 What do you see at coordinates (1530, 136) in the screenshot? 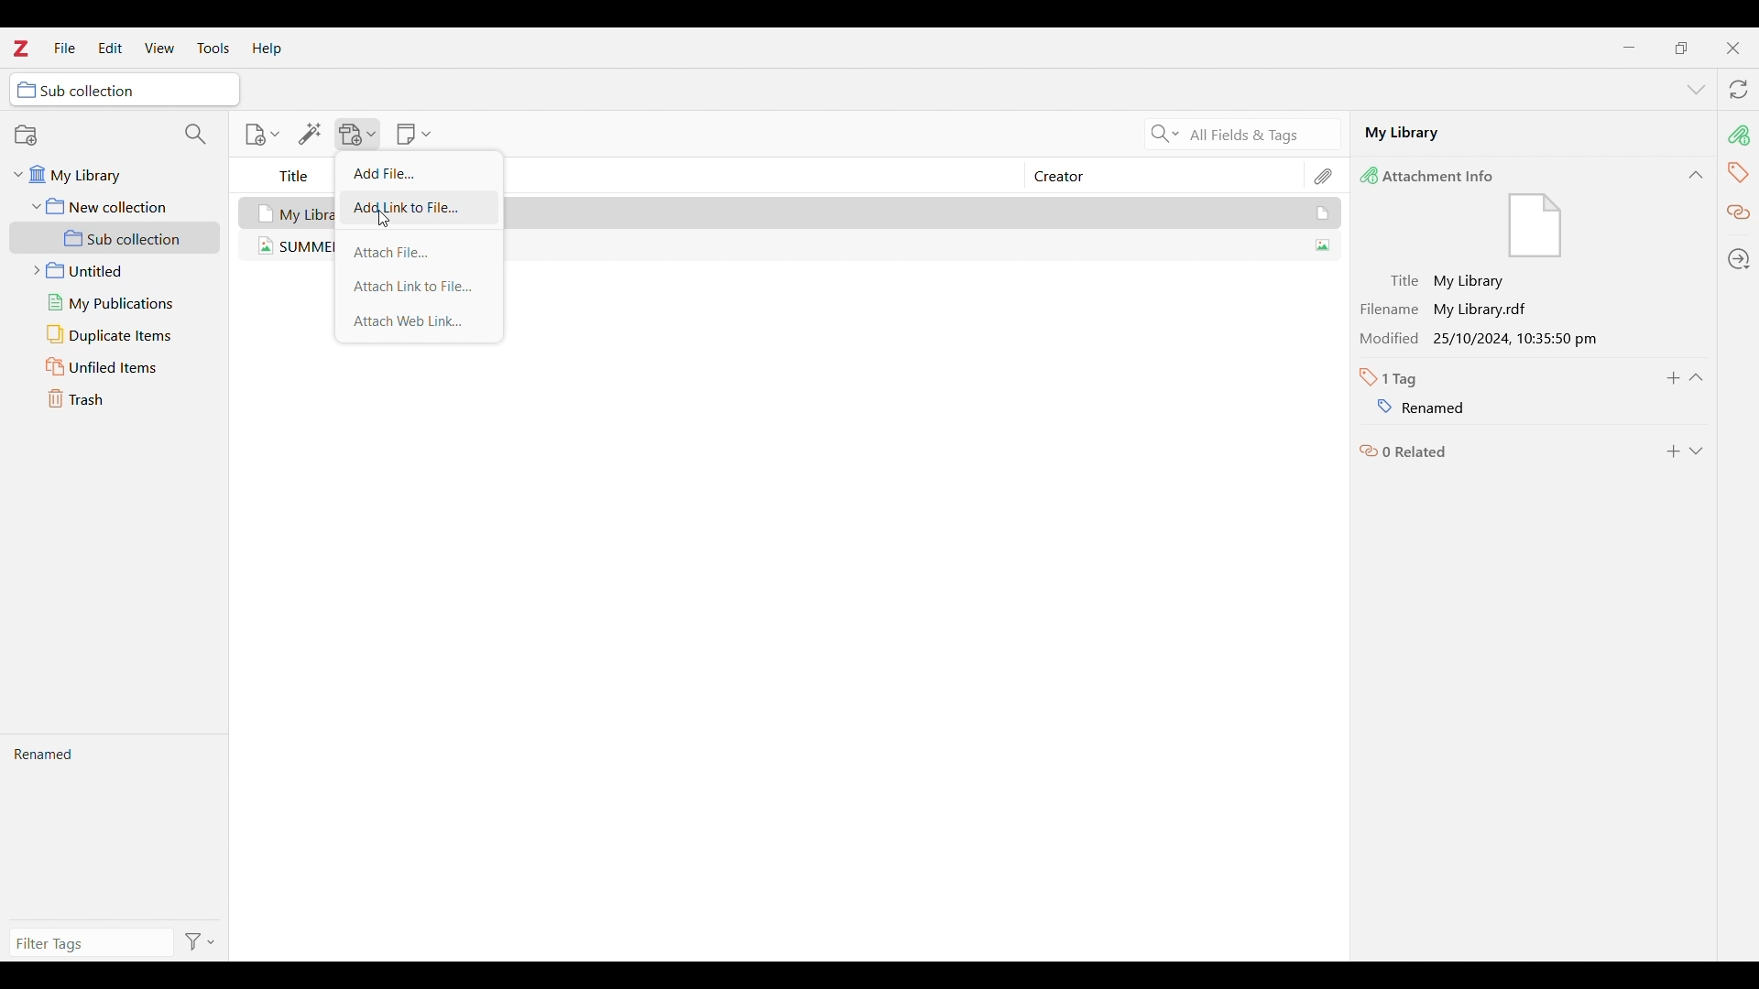
I see `My Library` at bounding box center [1530, 136].